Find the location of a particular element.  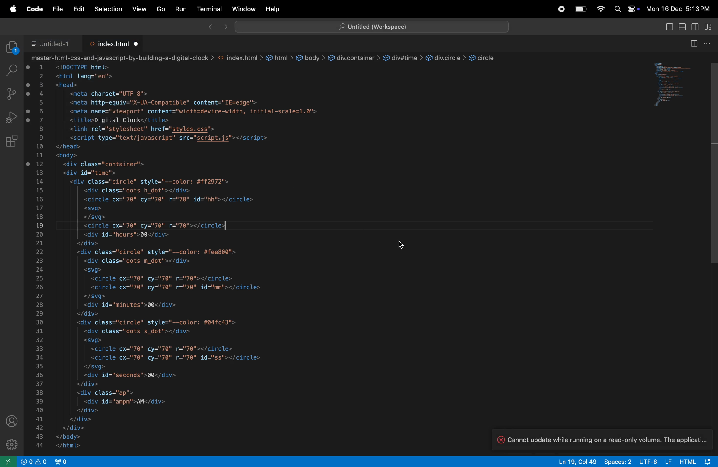

forward is located at coordinates (224, 26).